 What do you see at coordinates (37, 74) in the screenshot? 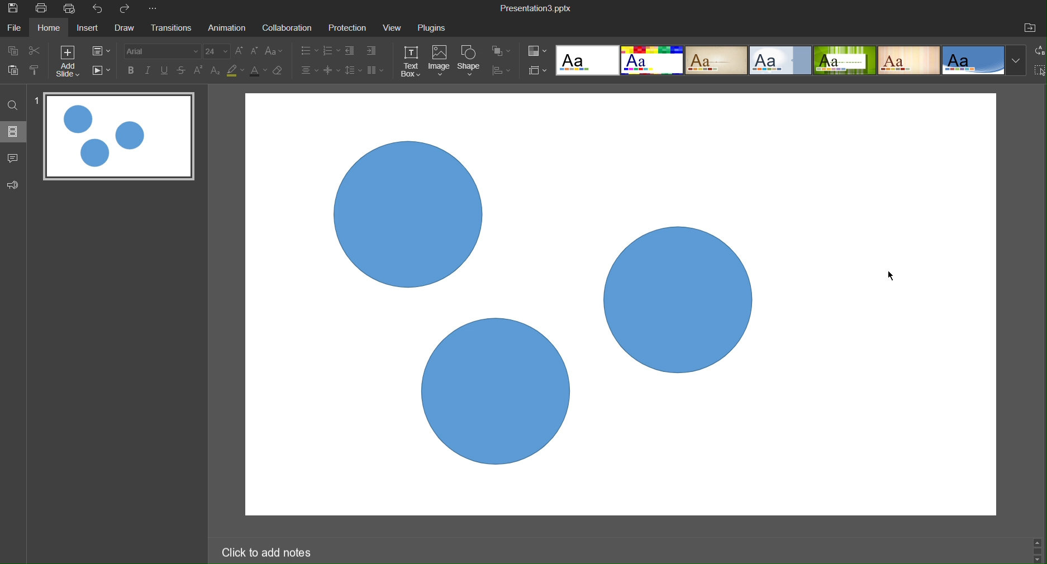
I see `Copy Style` at bounding box center [37, 74].